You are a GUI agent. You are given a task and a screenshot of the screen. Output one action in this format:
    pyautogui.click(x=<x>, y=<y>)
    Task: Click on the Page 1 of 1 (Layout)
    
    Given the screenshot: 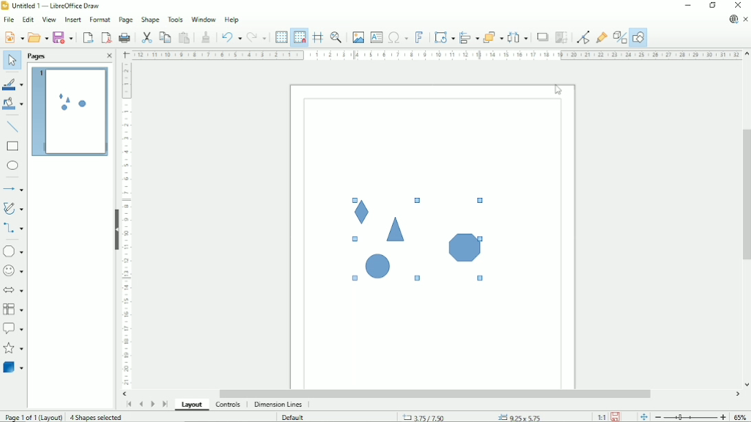 What is the action you would take?
    pyautogui.click(x=33, y=417)
    